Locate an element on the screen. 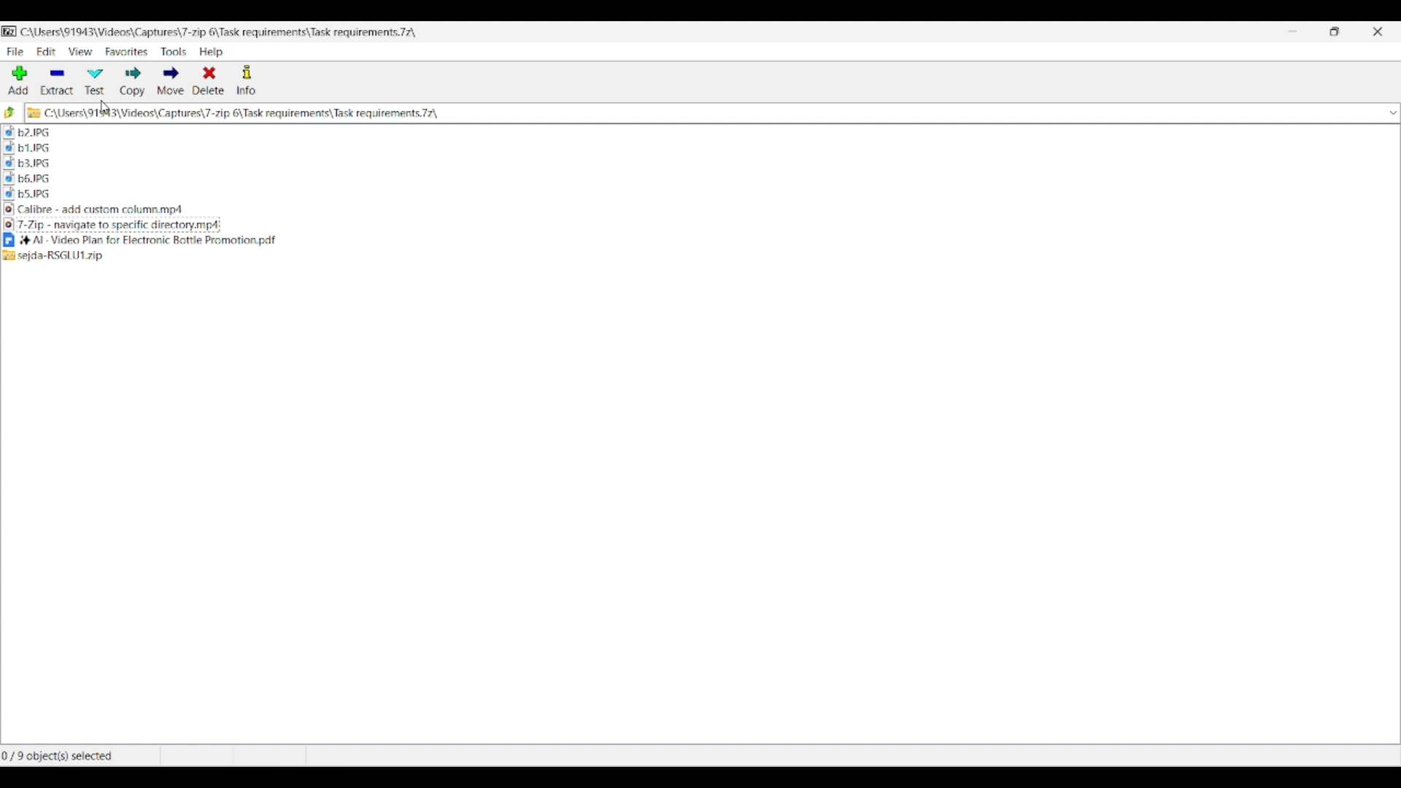 The height and width of the screenshot is (788, 1401). Folder location is located at coordinates (218, 32).